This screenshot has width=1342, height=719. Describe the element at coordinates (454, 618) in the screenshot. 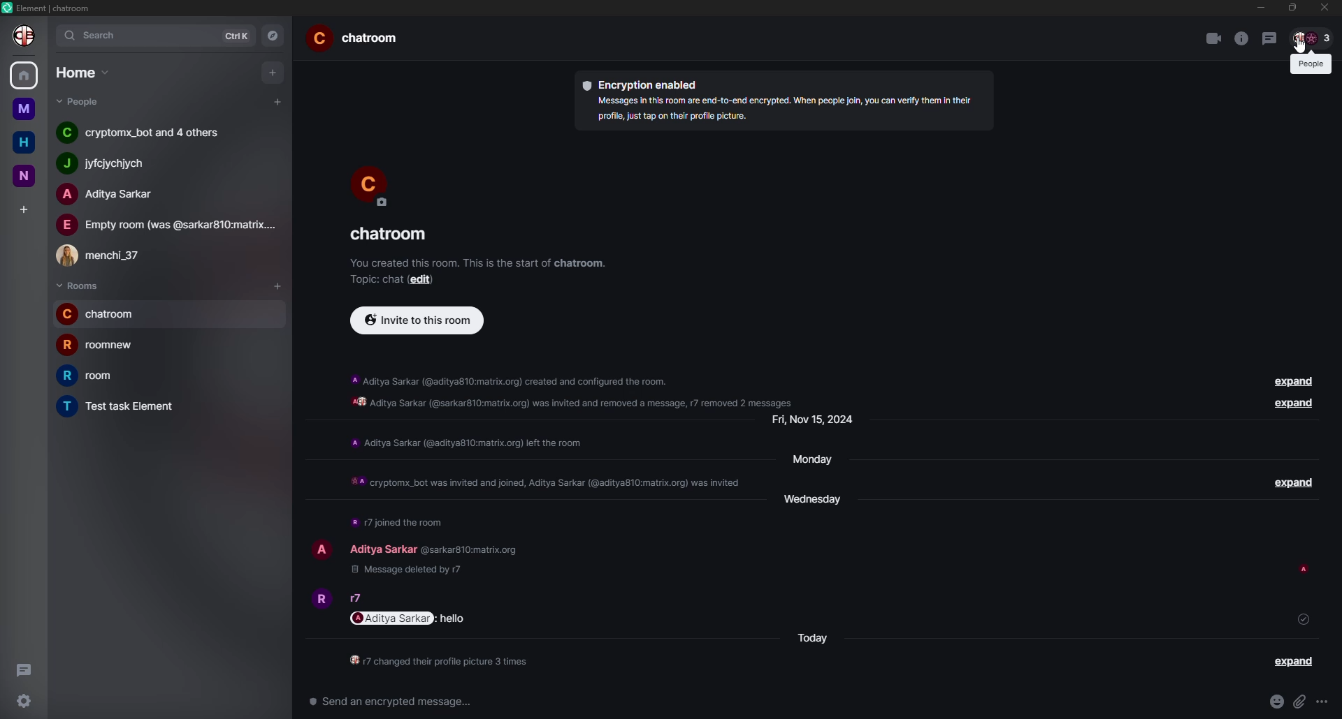

I see `message` at that location.